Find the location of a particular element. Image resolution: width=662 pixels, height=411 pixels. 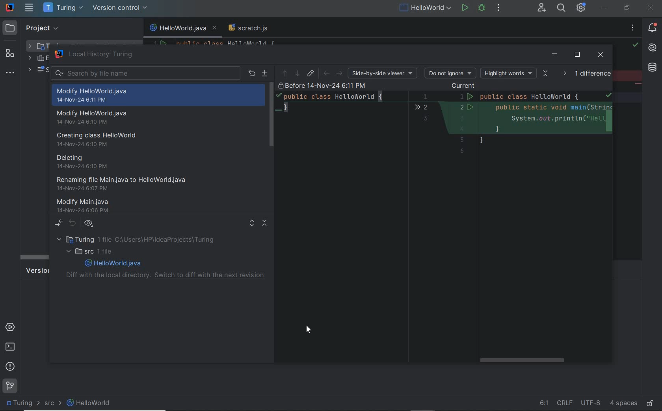

notifications is located at coordinates (653, 29).